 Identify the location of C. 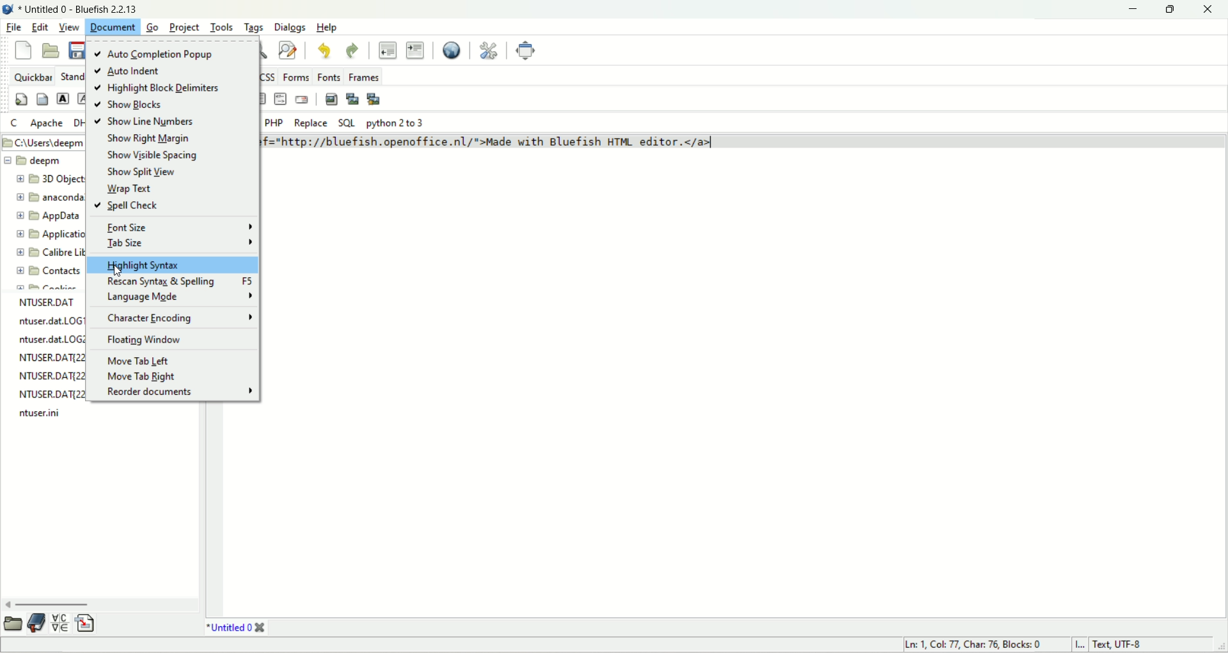
(17, 123).